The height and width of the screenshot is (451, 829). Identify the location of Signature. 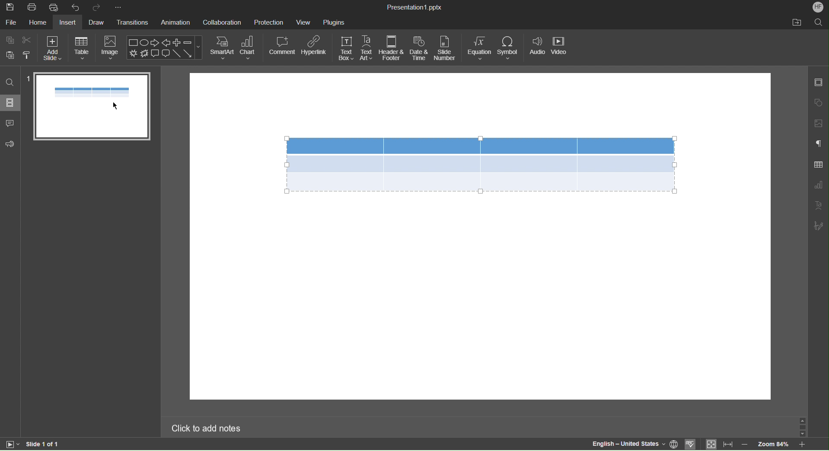
(818, 225).